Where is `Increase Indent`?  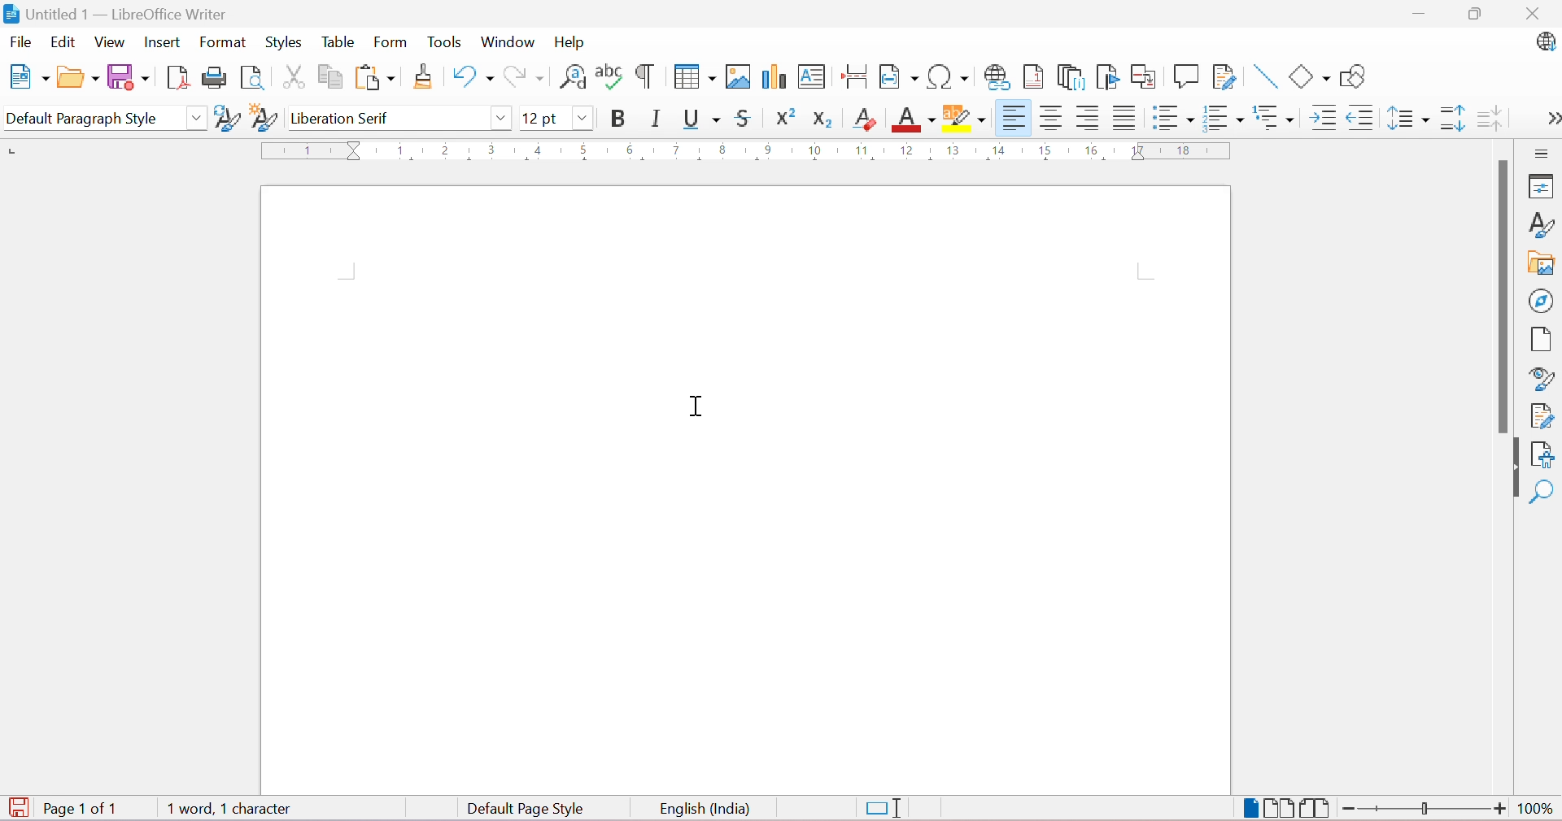 Increase Indent is located at coordinates (1320, 117).